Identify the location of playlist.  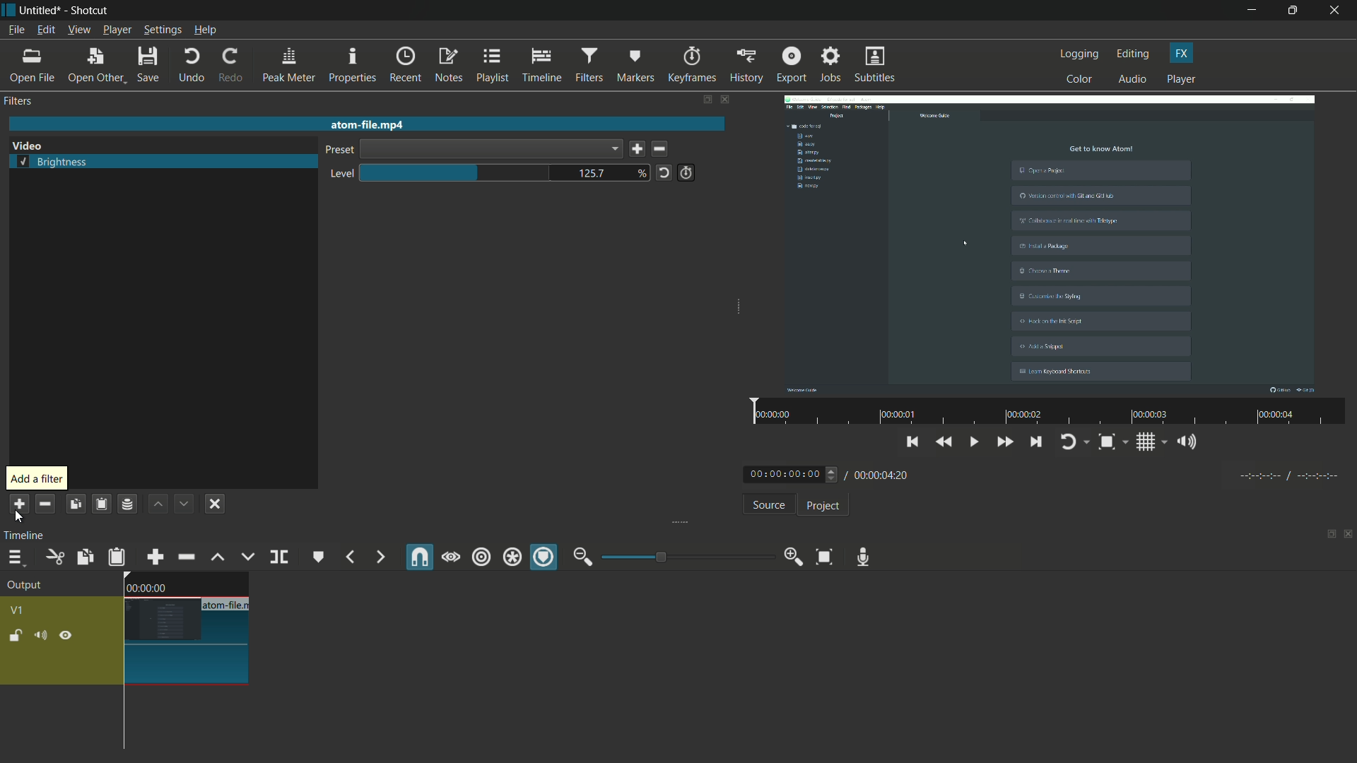
(493, 65).